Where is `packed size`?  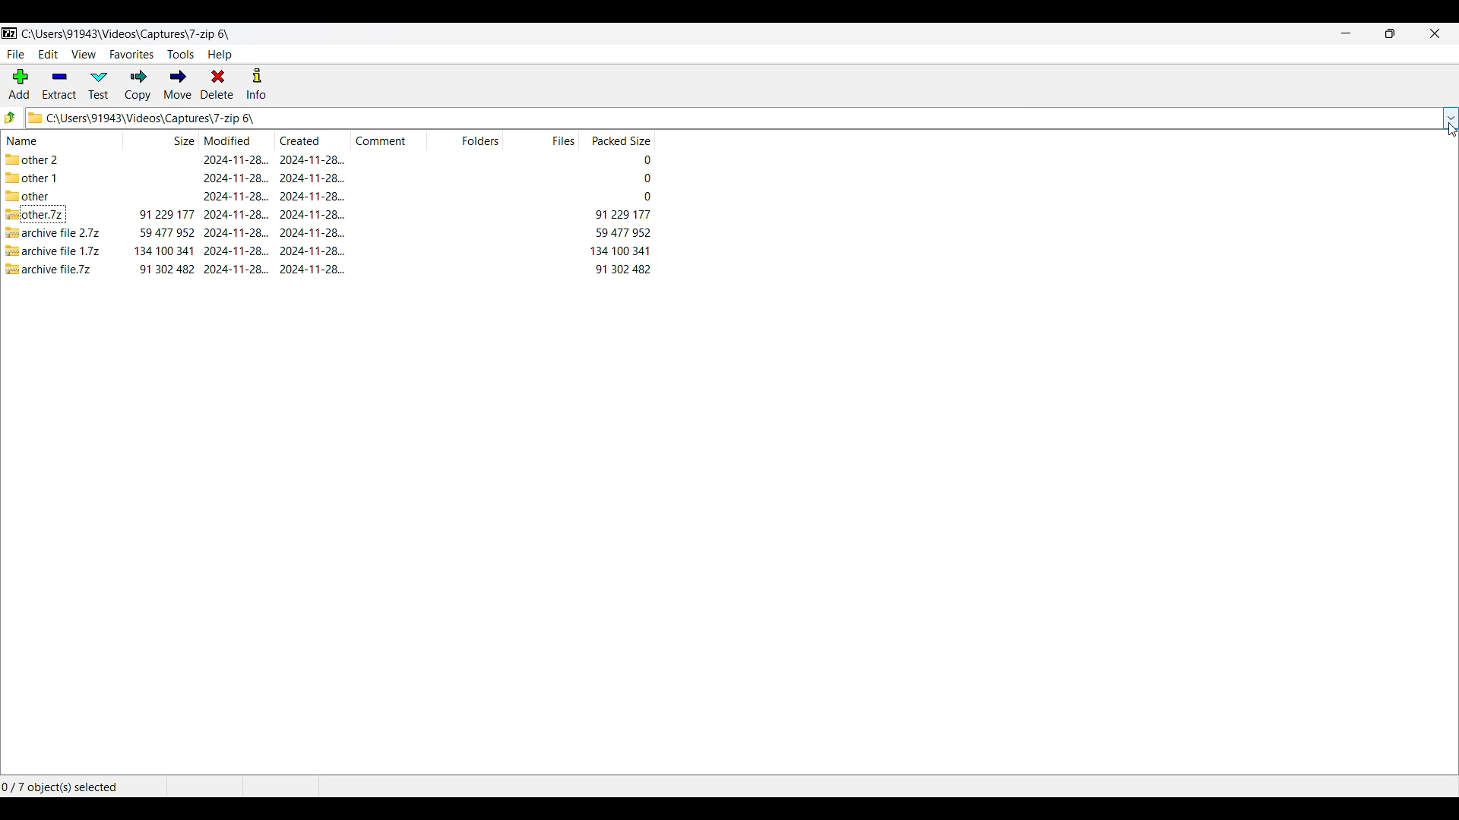 packed size is located at coordinates (622, 232).